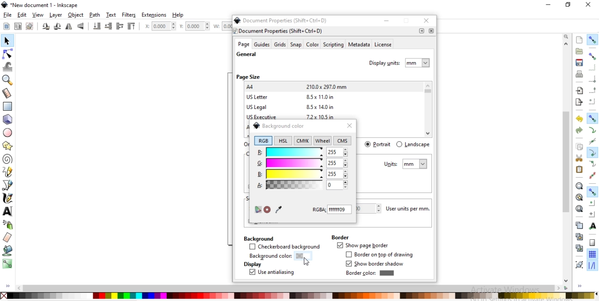  I want to click on undo, so click(578, 119).